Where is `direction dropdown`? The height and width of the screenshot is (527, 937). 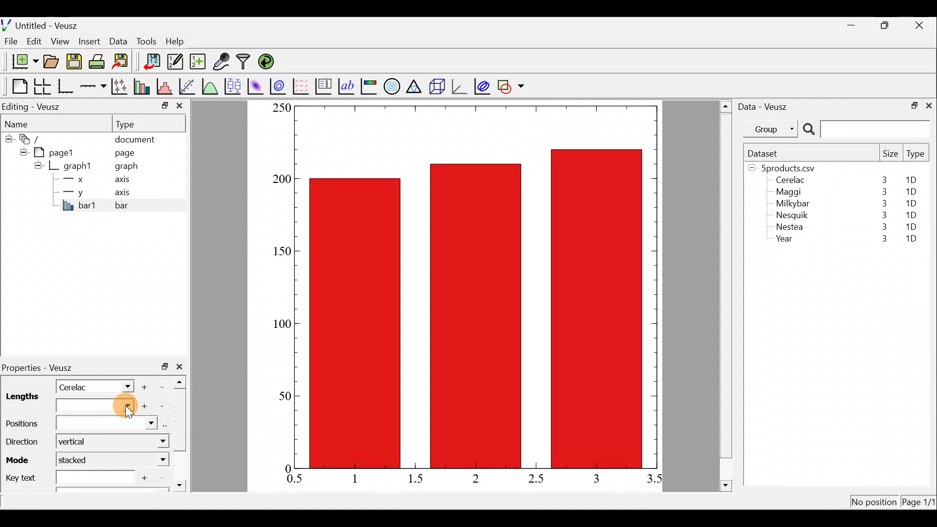 direction dropdown is located at coordinates (150, 442).